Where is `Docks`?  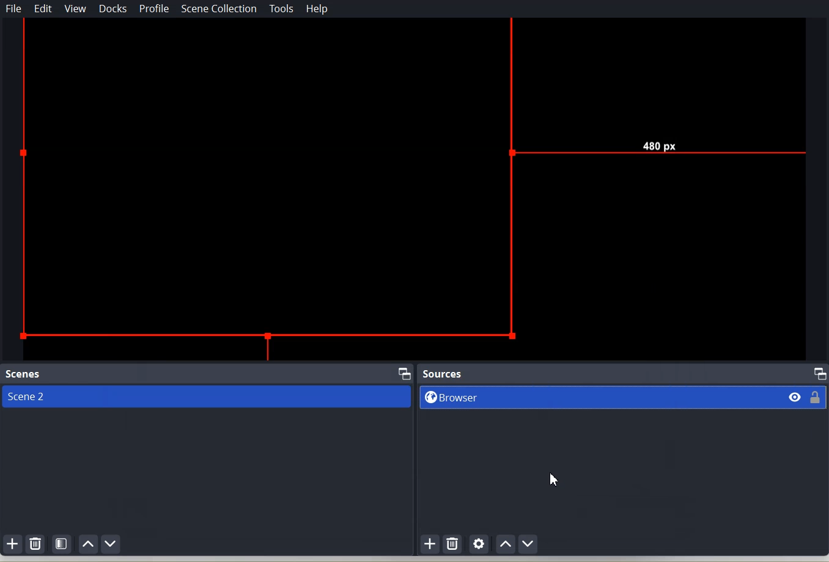 Docks is located at coordinates (114, 9).